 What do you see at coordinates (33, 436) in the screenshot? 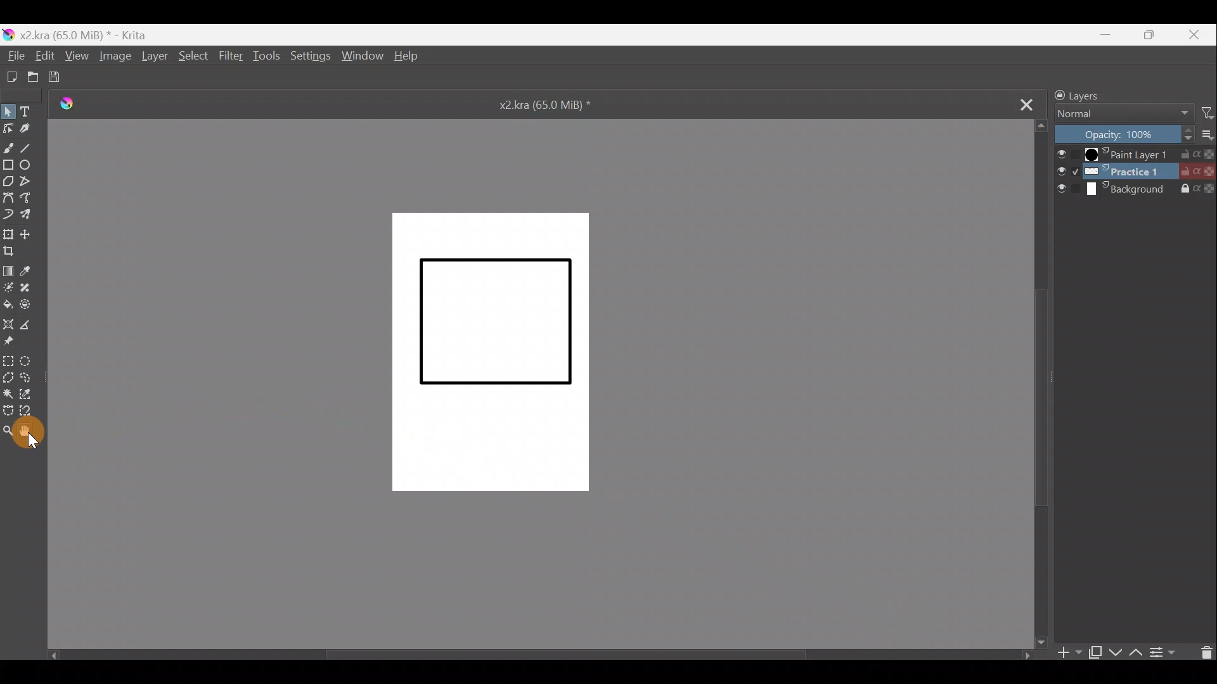
I see `Cursor` at bounding box center [33, 436].